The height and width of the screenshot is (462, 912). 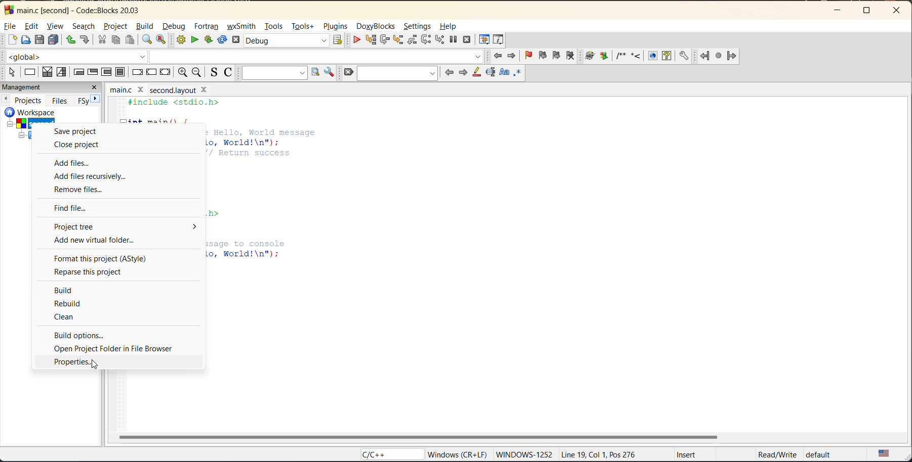 I want to click on entry condition loop, so click(x=79, y=72).